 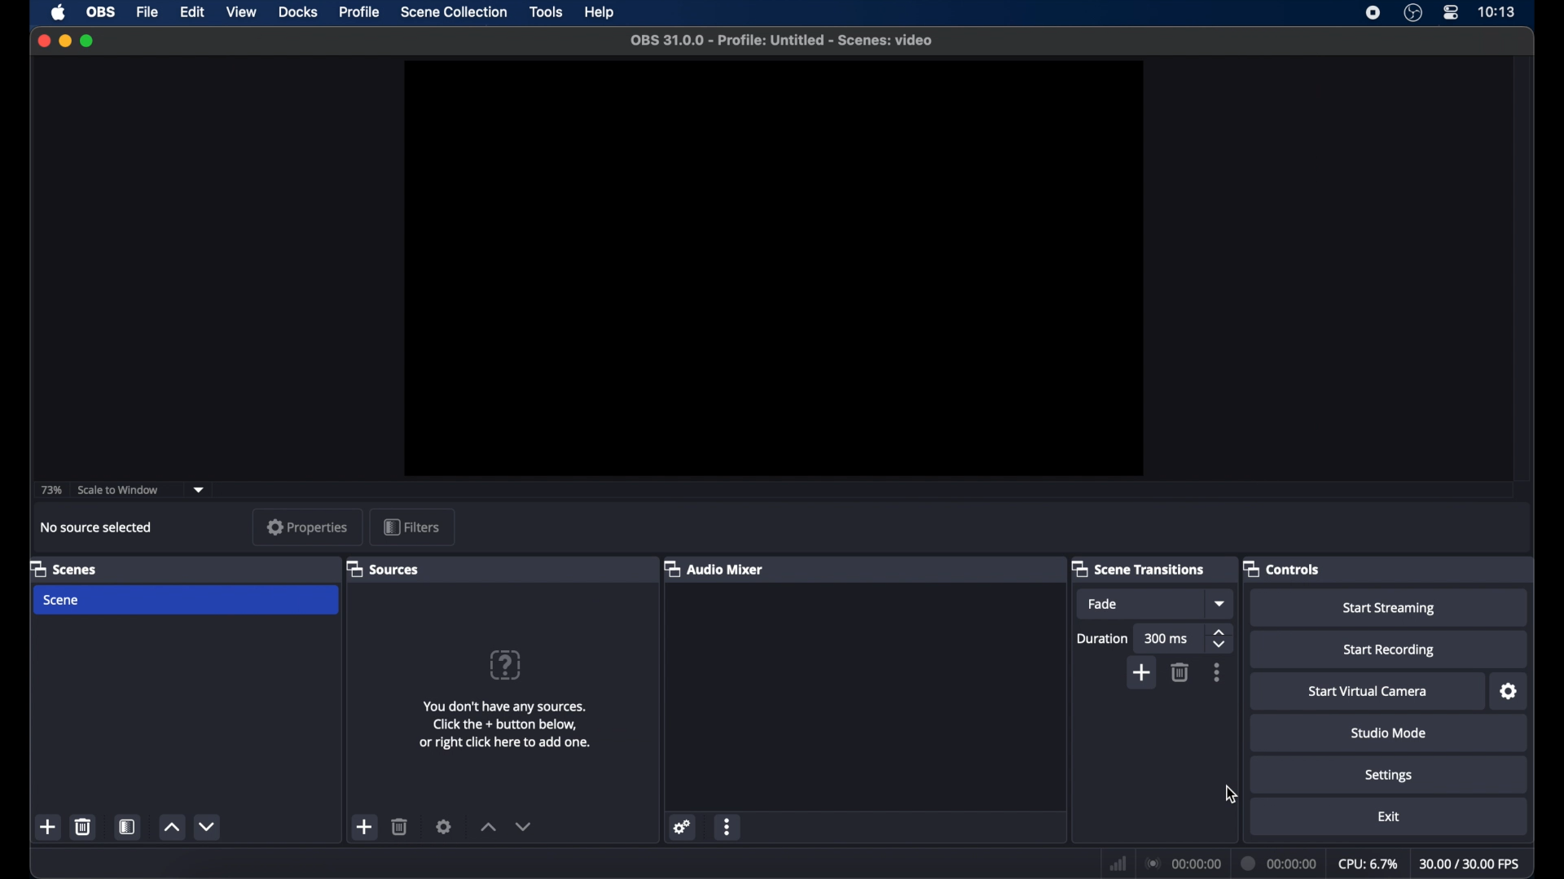 What do you see at coordinates (97, 527) in the screenshot?
I see `no source selected` at bounding box center [97, 527].